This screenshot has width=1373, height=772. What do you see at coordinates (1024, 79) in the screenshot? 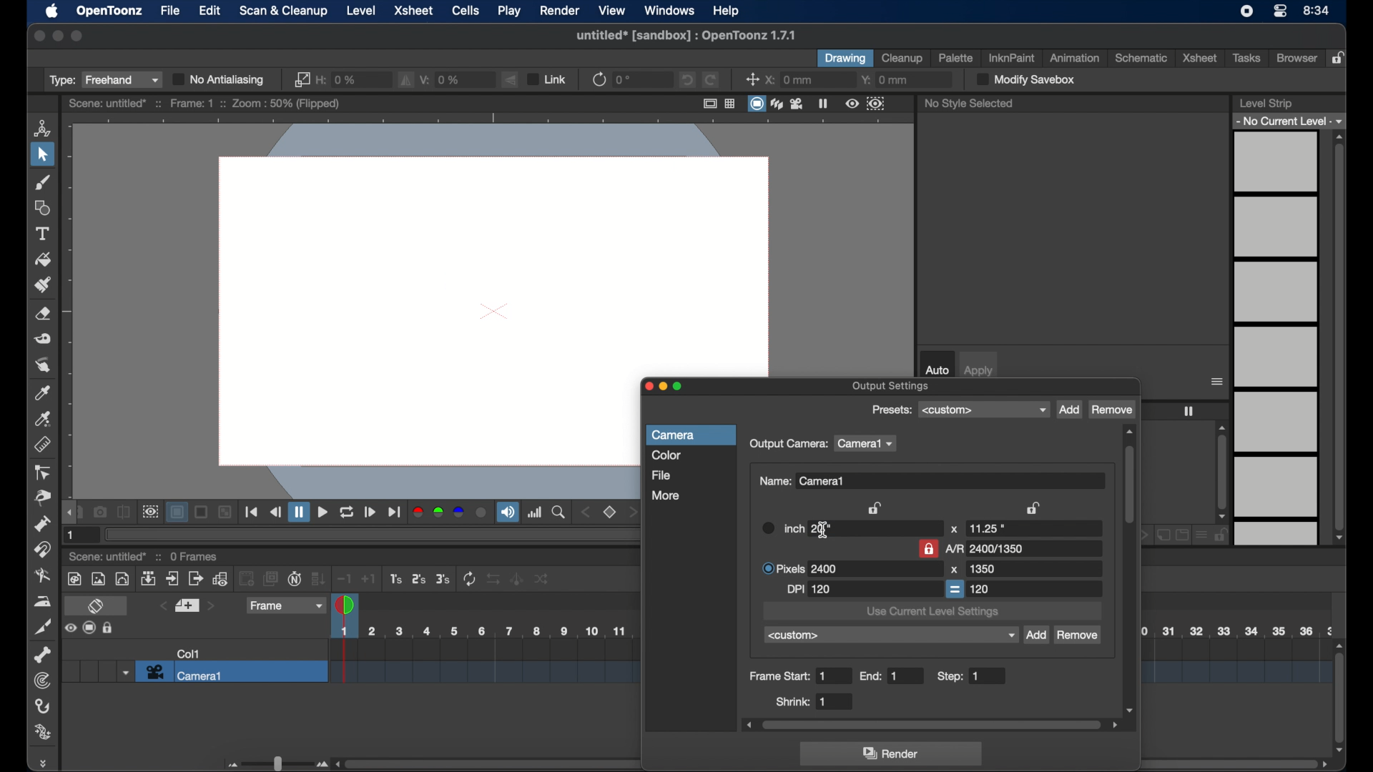
I see `modify save box` at bounding box center [1024, 79].